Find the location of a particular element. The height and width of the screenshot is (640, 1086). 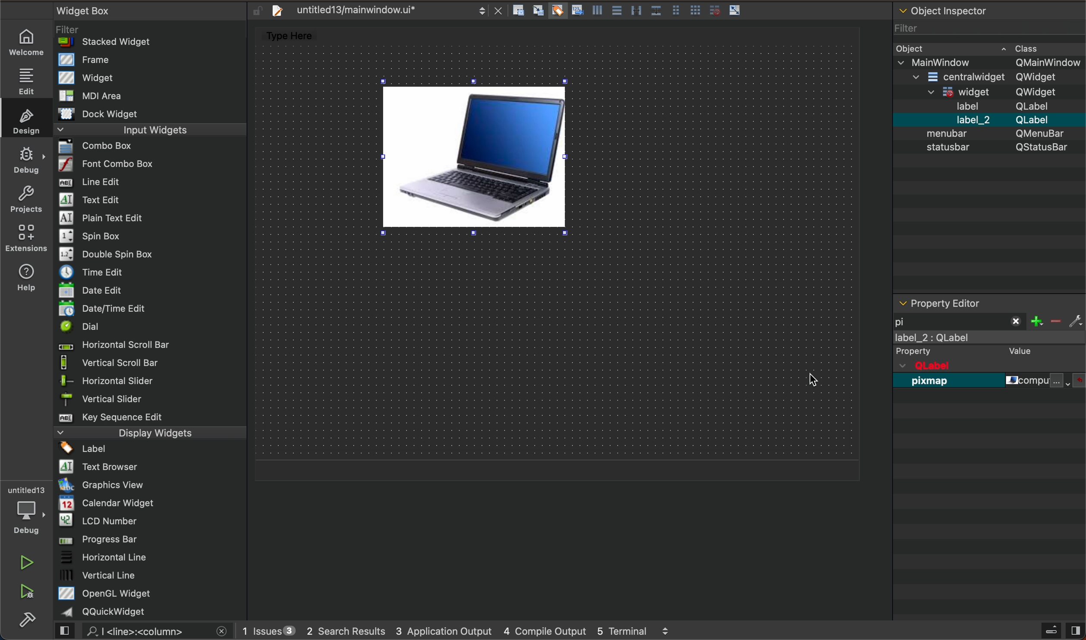

filetr pixmap is located at coordinates (960, 320).